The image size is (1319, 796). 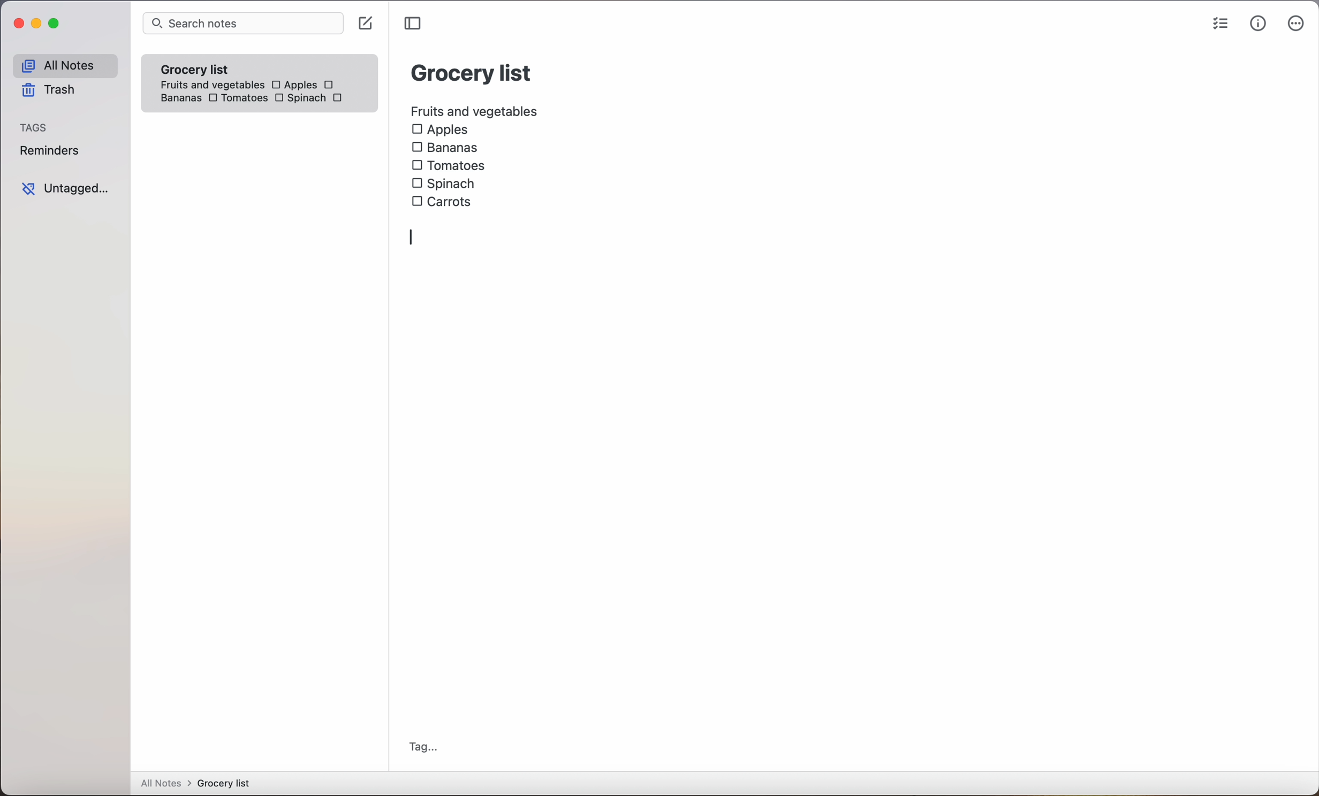 I want to click on Apples checkbox, so click(x=440, y=130).